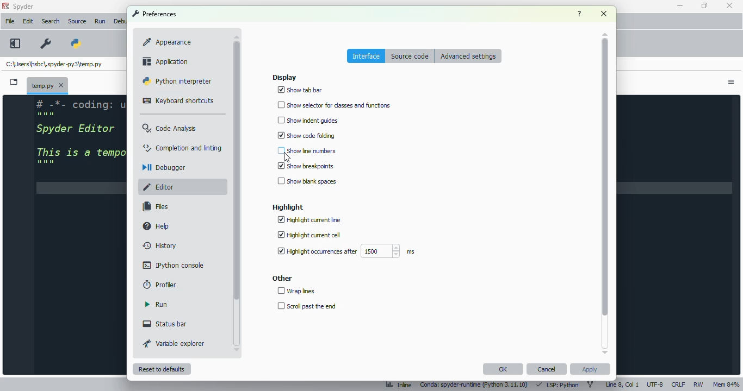  What do you see at coordinates (174, 344) in the screenshot?
I see `variable explorer` at bounding box center [174, 344].